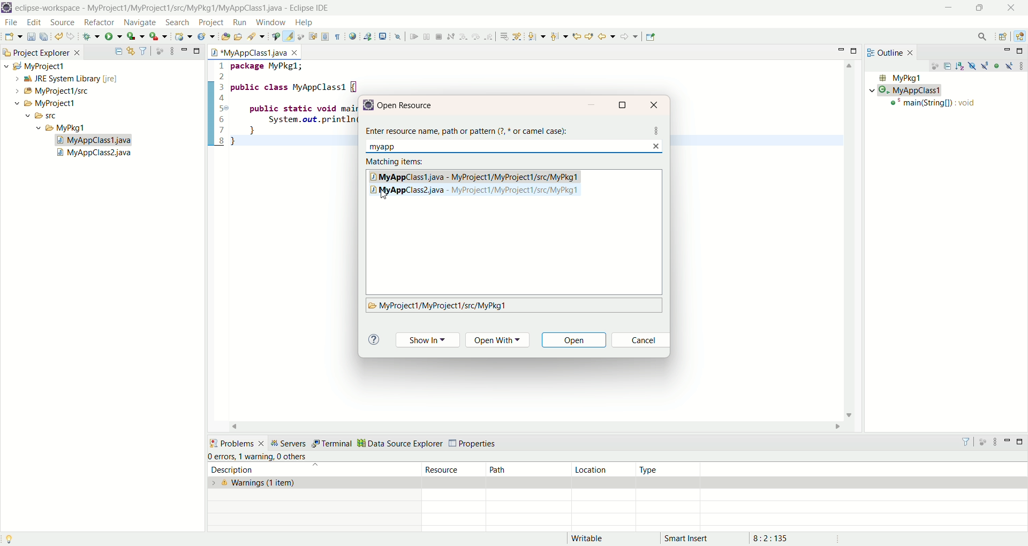 The image size is (1028, 546). I want to click on new, so click(13, 37).